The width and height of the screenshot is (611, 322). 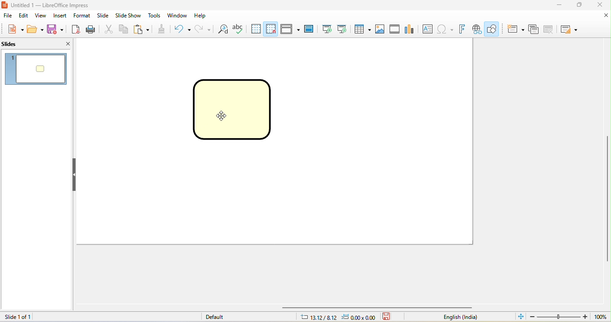 I want to click on view, so click(x=43, y=15).